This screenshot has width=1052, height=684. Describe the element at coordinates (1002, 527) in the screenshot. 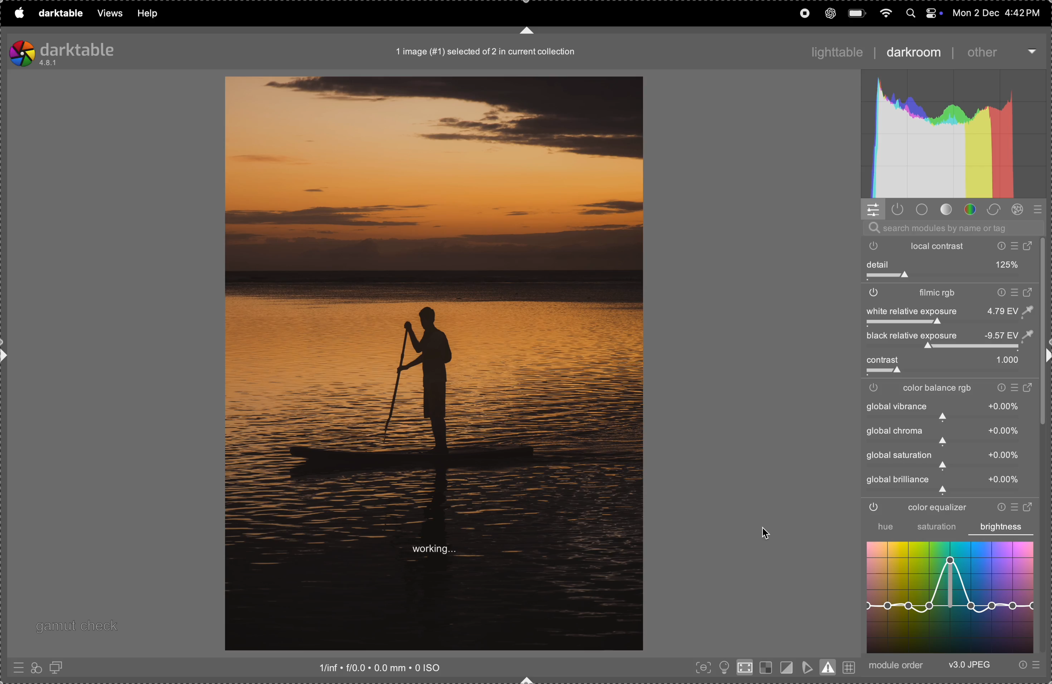

I see `brightness` at that location.